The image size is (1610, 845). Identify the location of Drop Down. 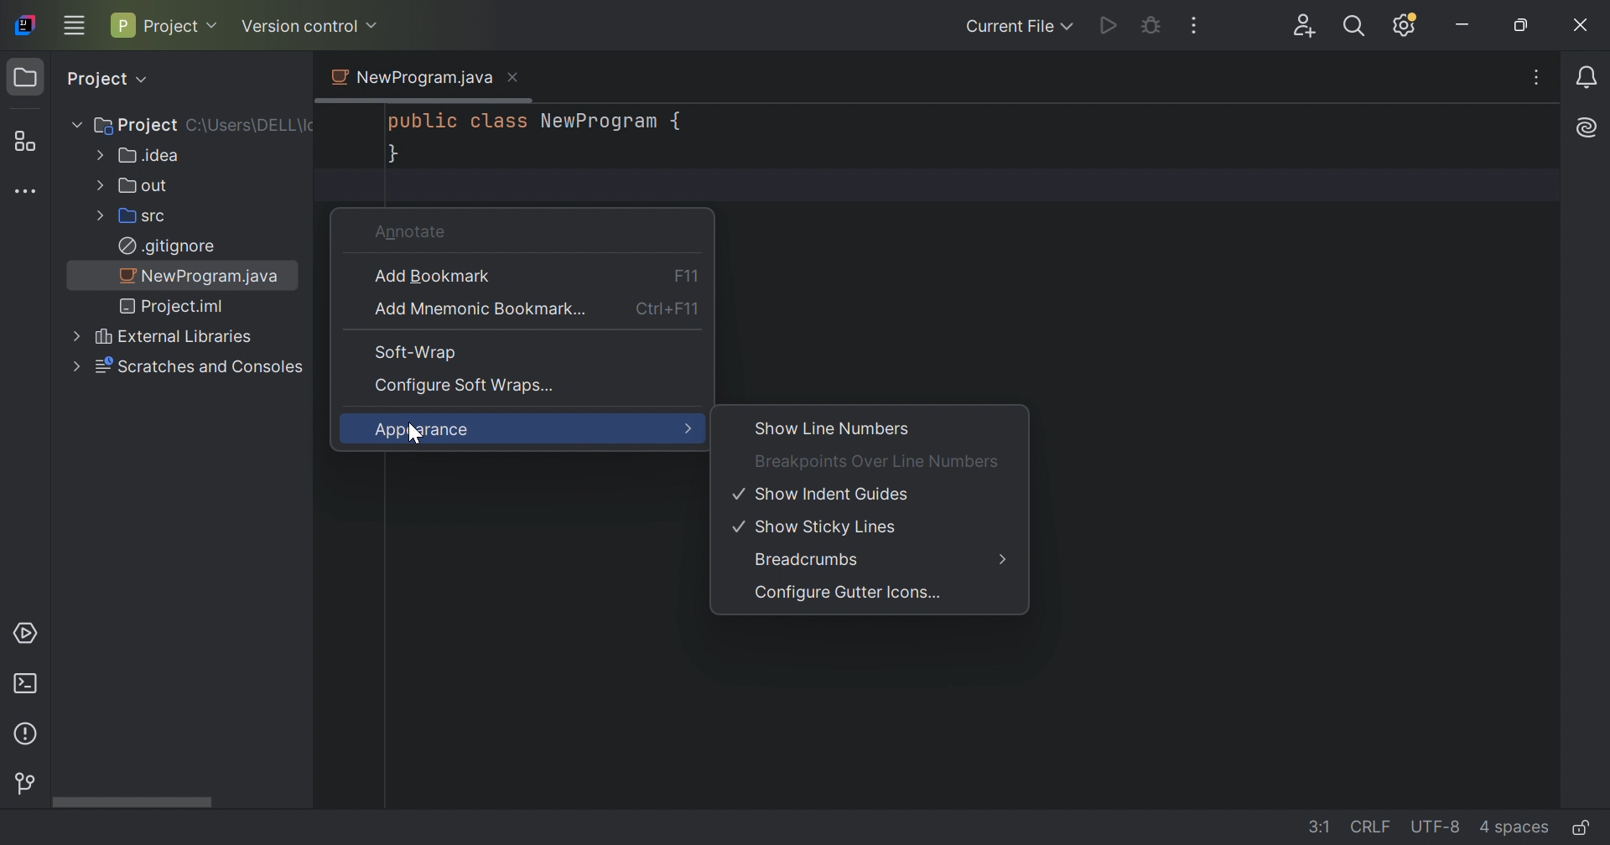
(1070, 27).